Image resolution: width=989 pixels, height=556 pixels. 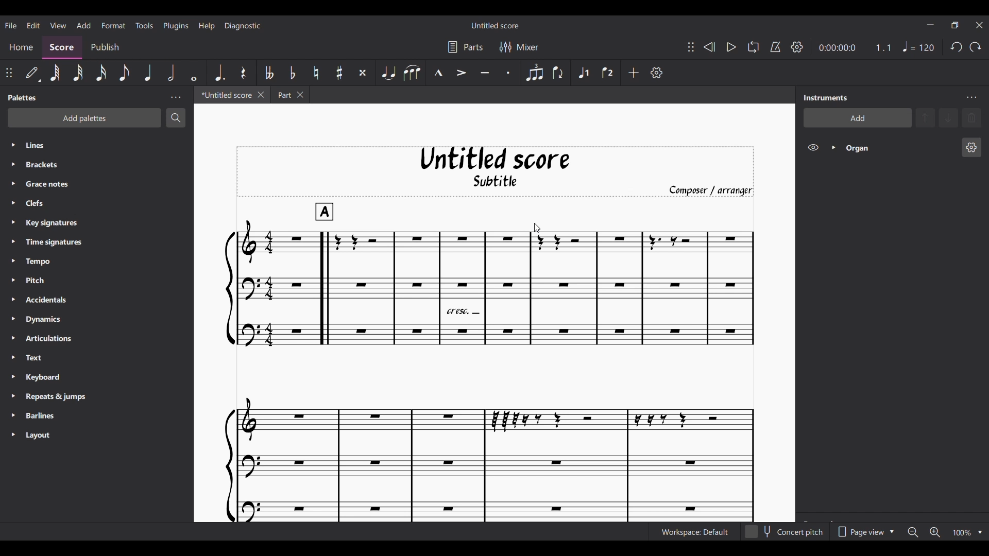 What do you see at coordinates (316, 73) in the screenshot?
I see `Toggle natural` at bounding box center [316, 73].